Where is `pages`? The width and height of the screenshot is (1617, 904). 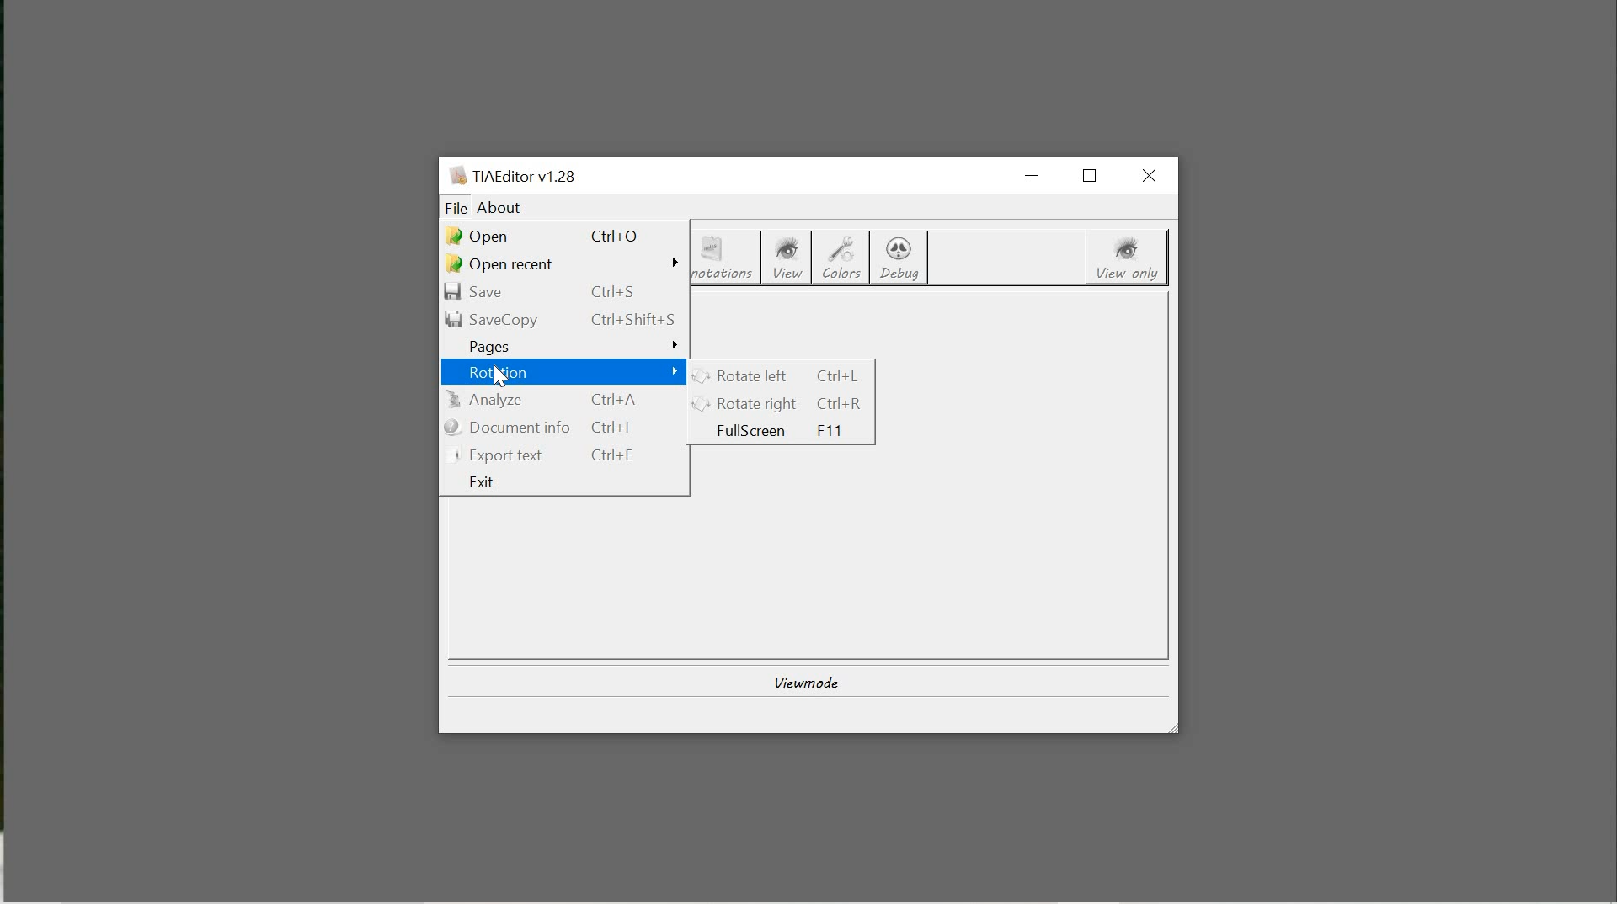 pages is located at coordinates (565, 345).